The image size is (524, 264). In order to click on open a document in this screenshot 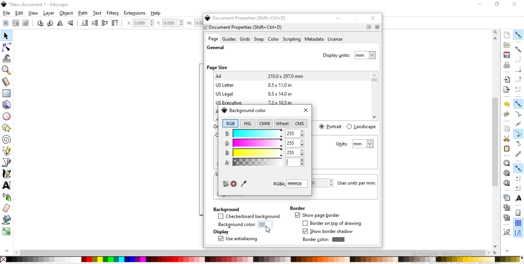, I will do `click(506, 45)`.